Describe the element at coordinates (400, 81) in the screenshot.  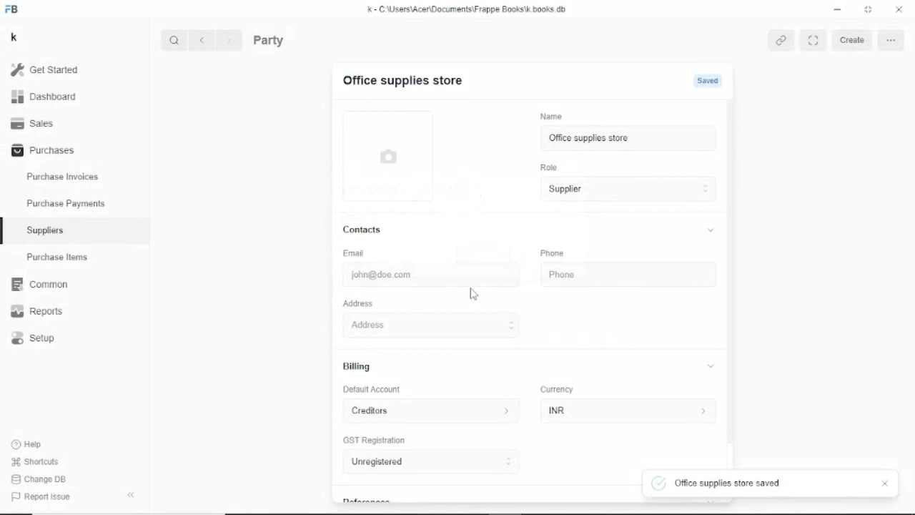
I see `Office supplies store` at that location.